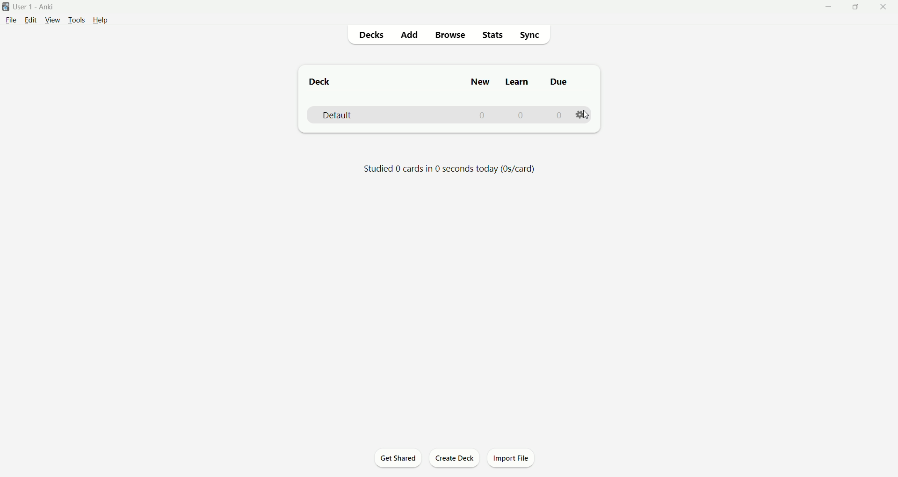 The image size is (898, 477). Describe the element at coordinates (29, 20) in the screenshot. I see `edit` at that location.